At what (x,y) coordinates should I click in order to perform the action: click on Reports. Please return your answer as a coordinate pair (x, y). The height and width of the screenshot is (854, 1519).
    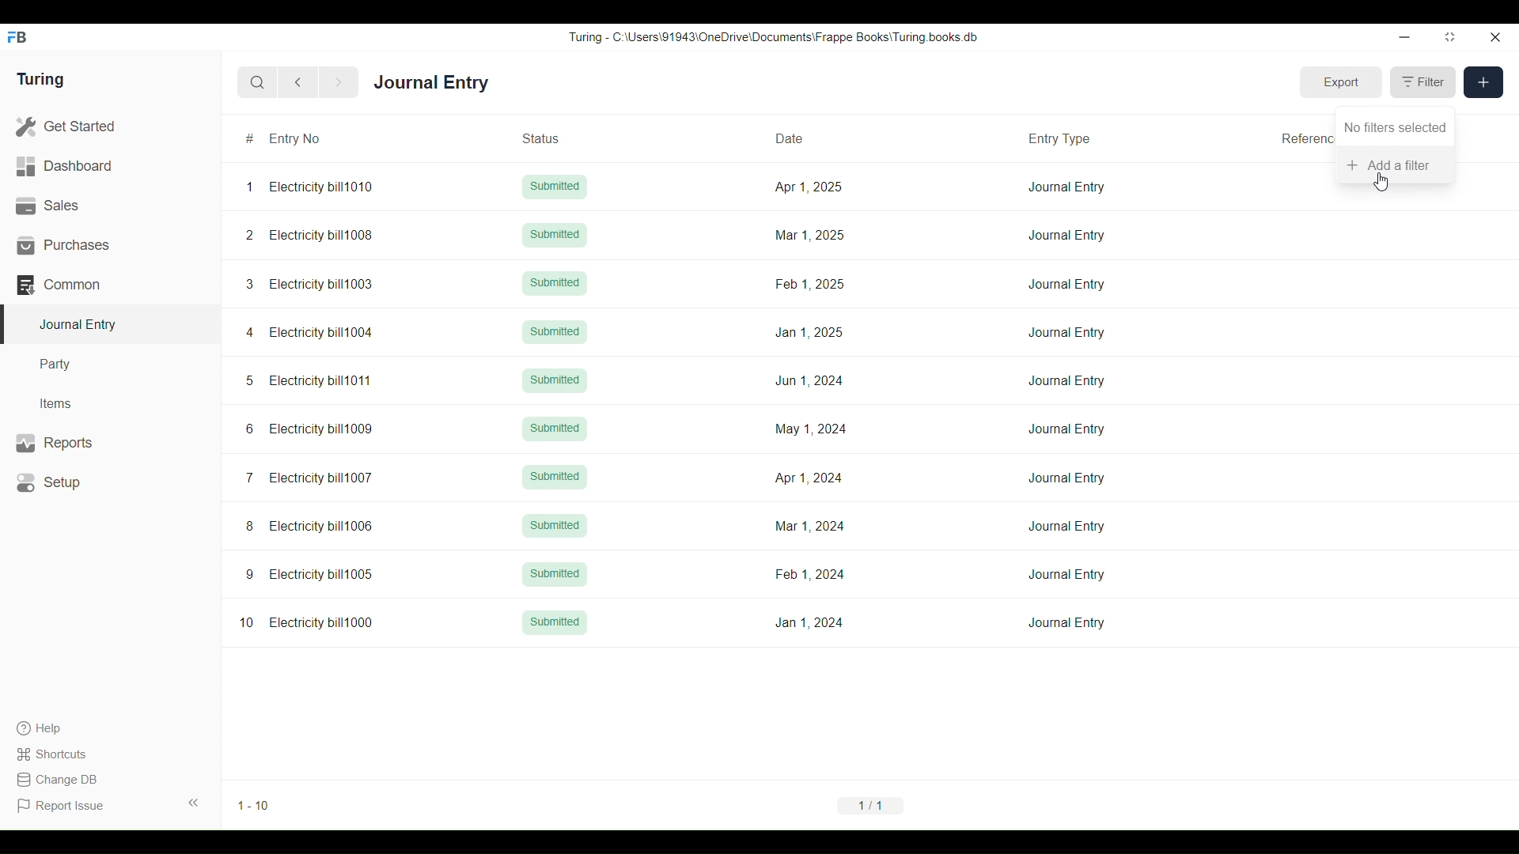
    Looking at the image, I should click on (112, 443).